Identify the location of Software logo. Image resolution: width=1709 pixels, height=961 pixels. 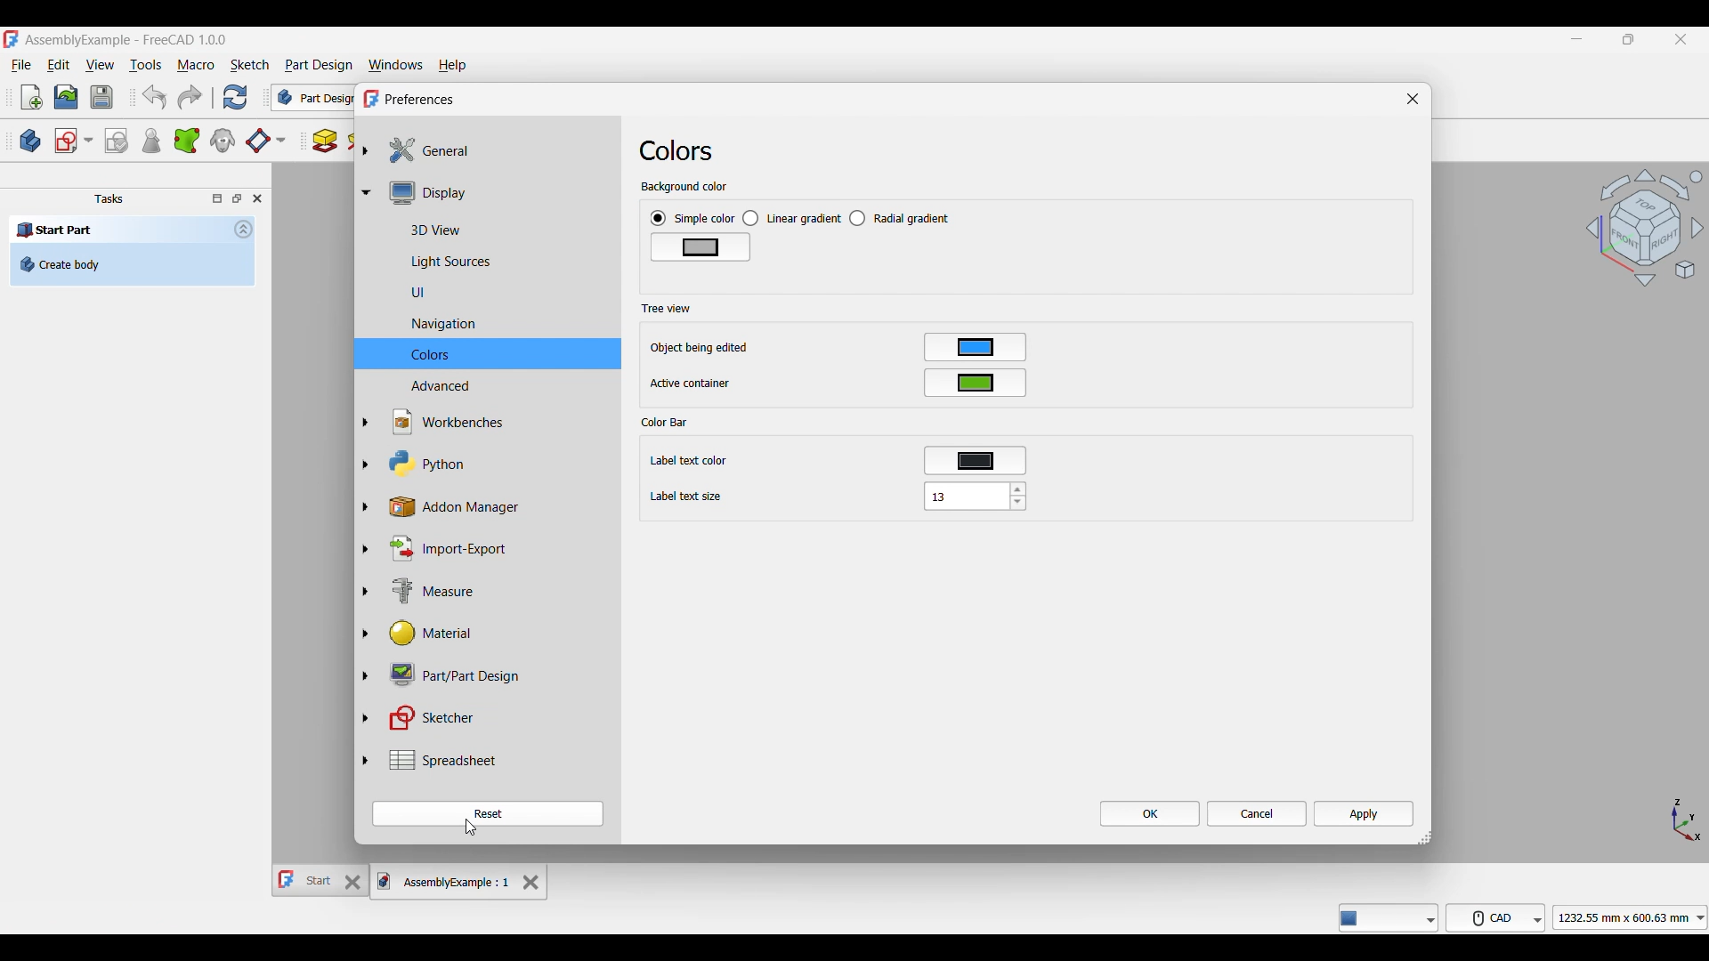
(370, 99).